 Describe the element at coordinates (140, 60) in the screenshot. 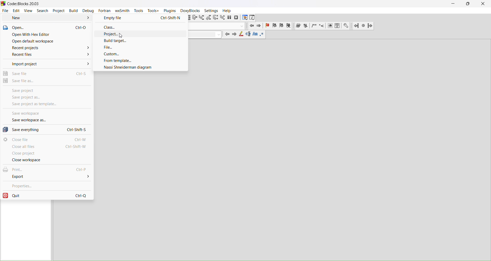

I see `from template` at that location.